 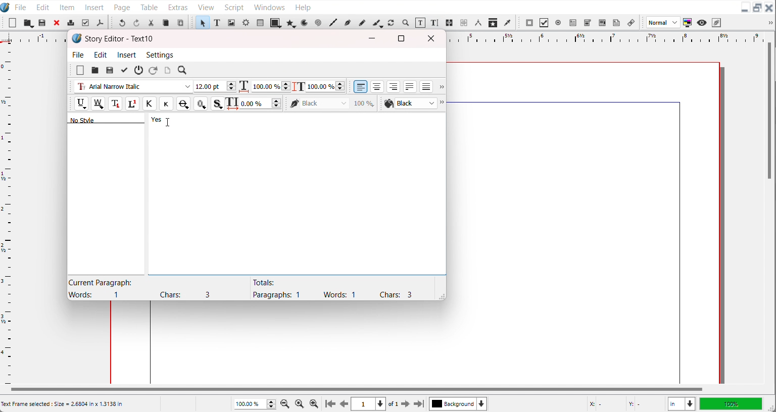 What do you see at coordinates (544, 23) in the screenshot?
I see `PDF Check Button` at bounding box center [544, 23].